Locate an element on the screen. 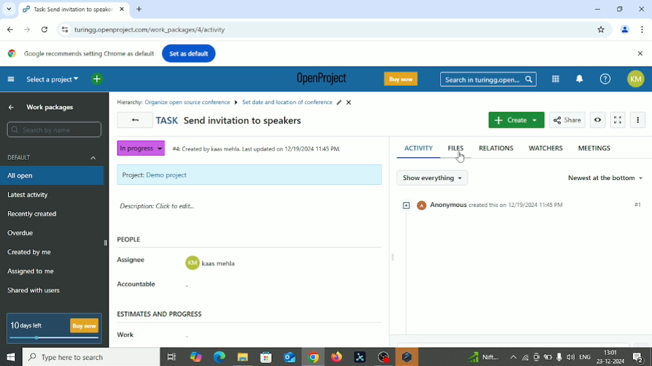  Buy now is located at coordinates (403, 79).